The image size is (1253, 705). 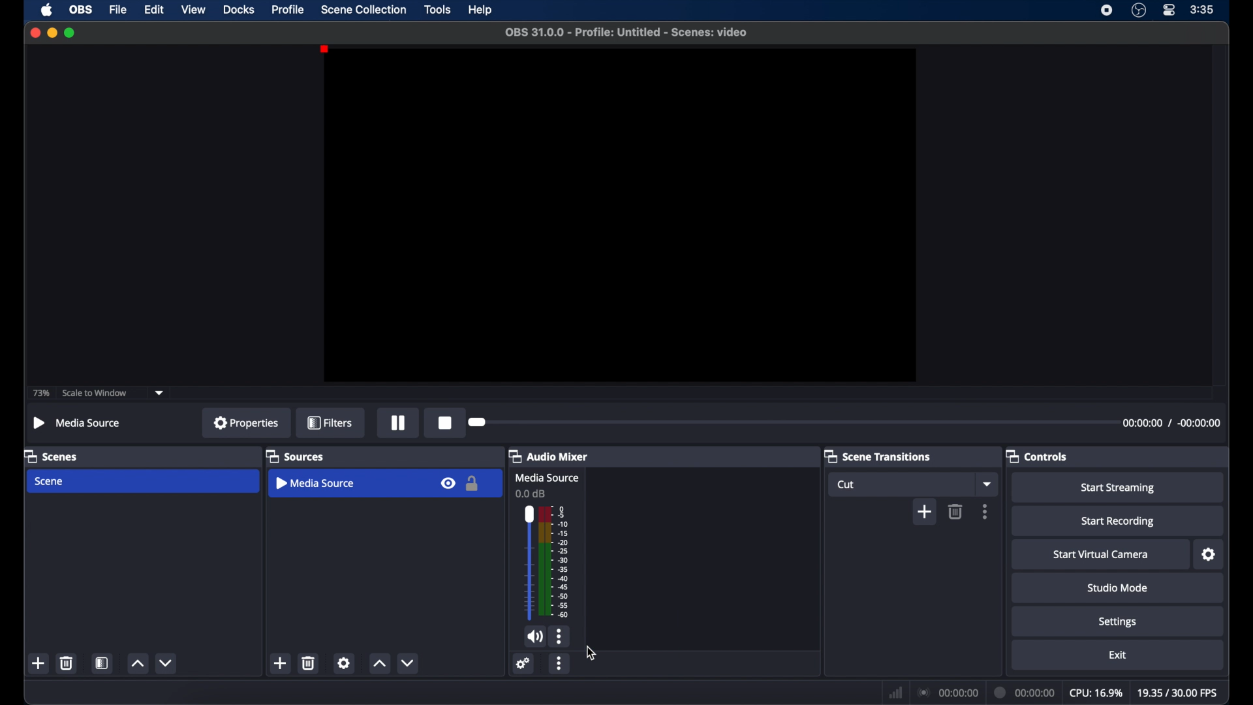 What do you see at coordinates (289, 10) in the screenshot?
I see `profile` at bounding box center [289, 10].